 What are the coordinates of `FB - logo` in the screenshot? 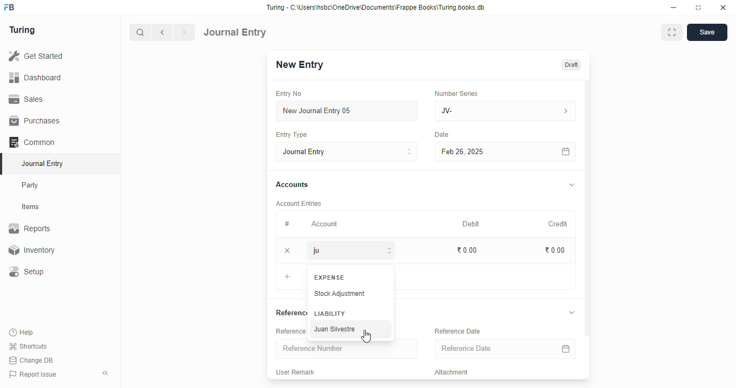 It's located at (9, 7).